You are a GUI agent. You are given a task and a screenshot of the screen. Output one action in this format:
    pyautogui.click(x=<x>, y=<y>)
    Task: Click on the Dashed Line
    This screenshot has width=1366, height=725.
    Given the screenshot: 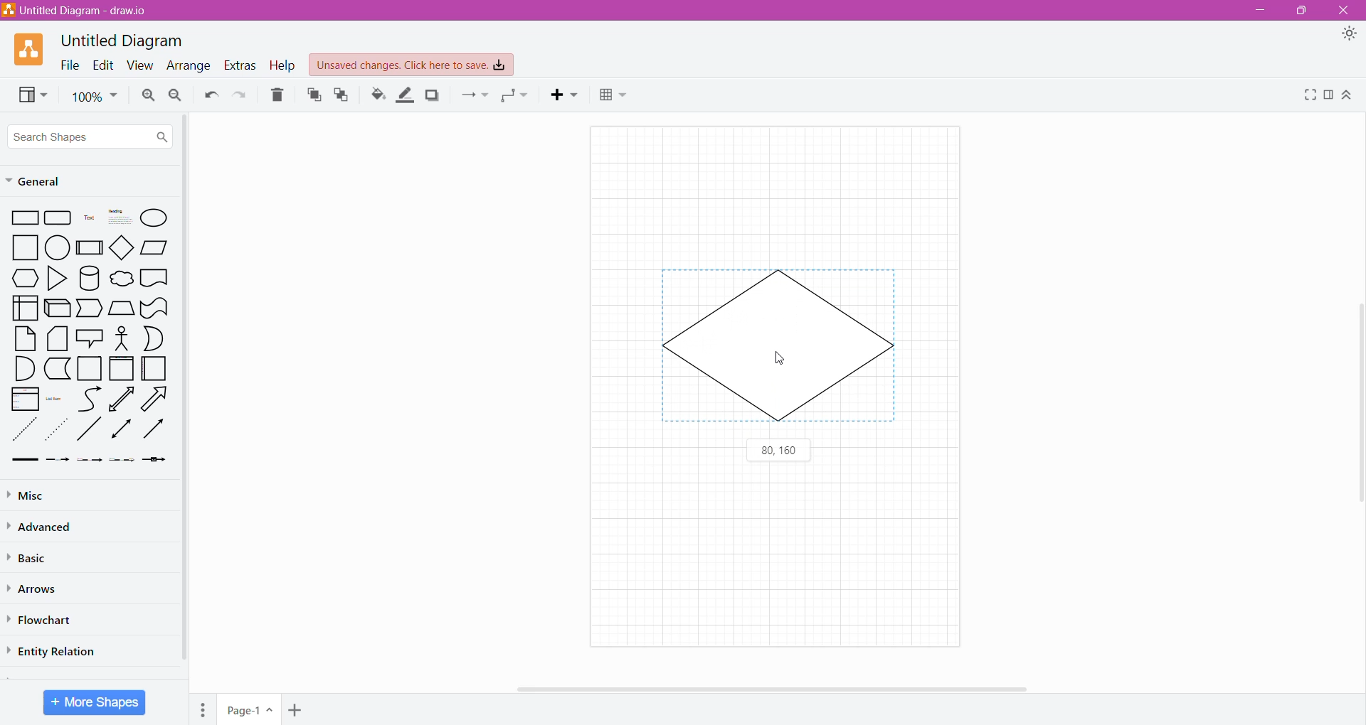 What is the action you would take?
    pyautogui.click(x=25, y=433)
    